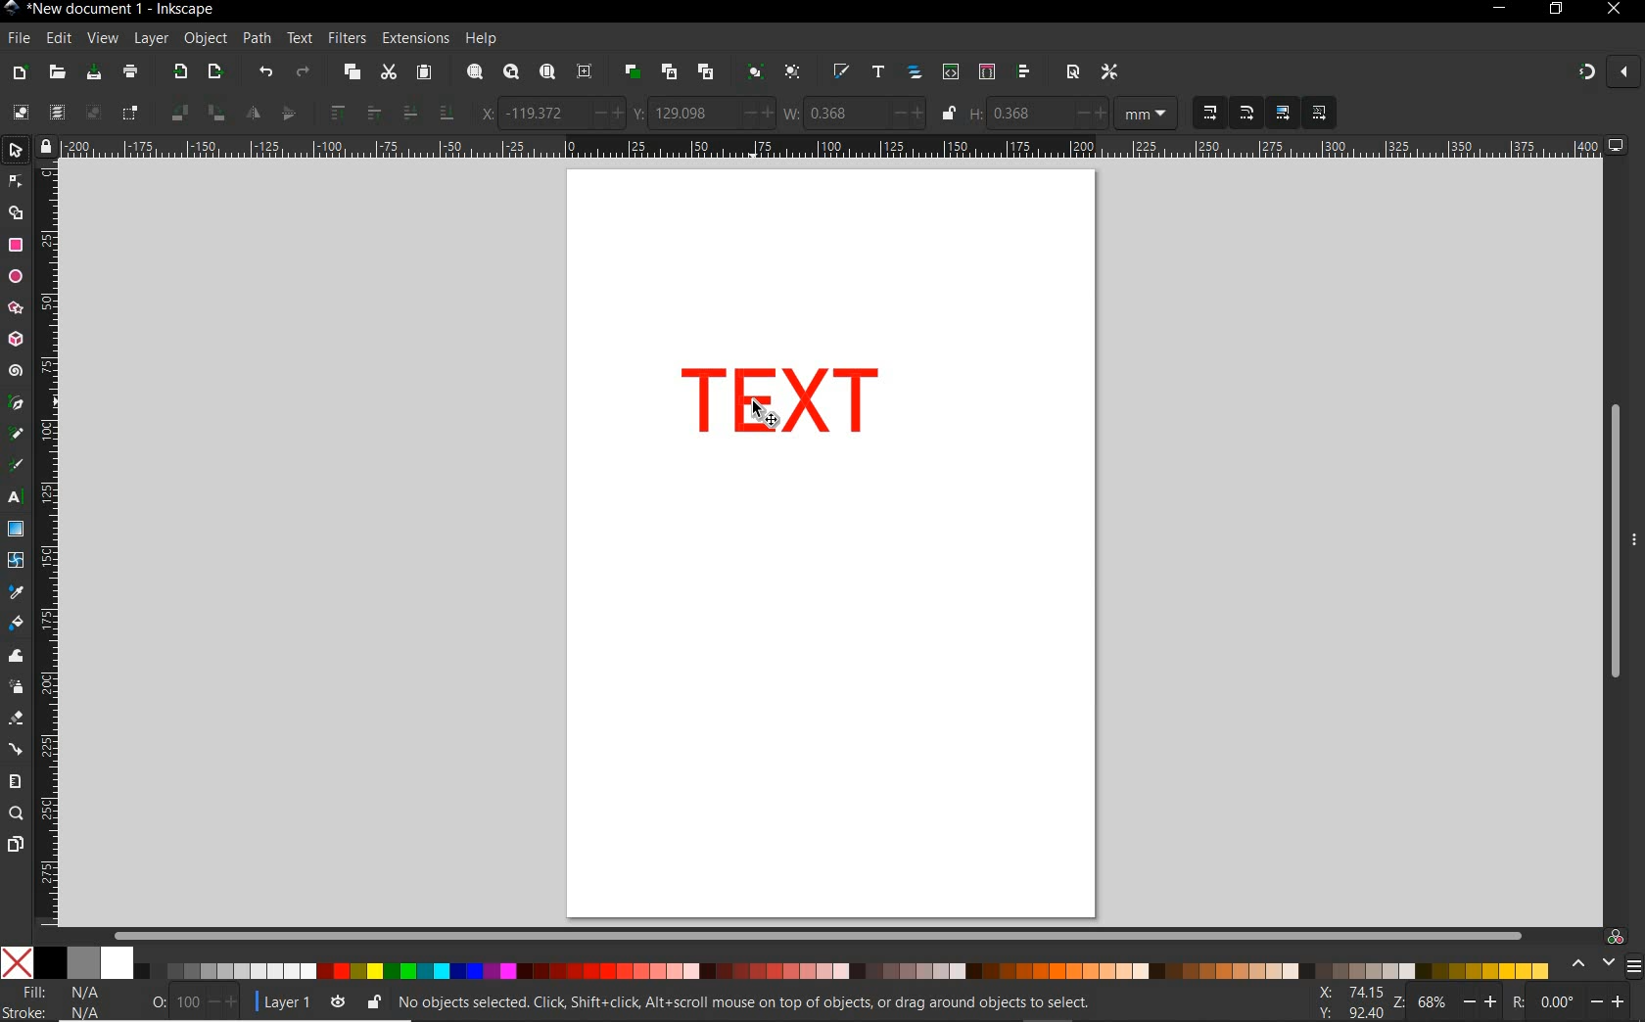  Describe the element at coordinates (753, 70) in the screenshot. I see `GROUP` at that location.